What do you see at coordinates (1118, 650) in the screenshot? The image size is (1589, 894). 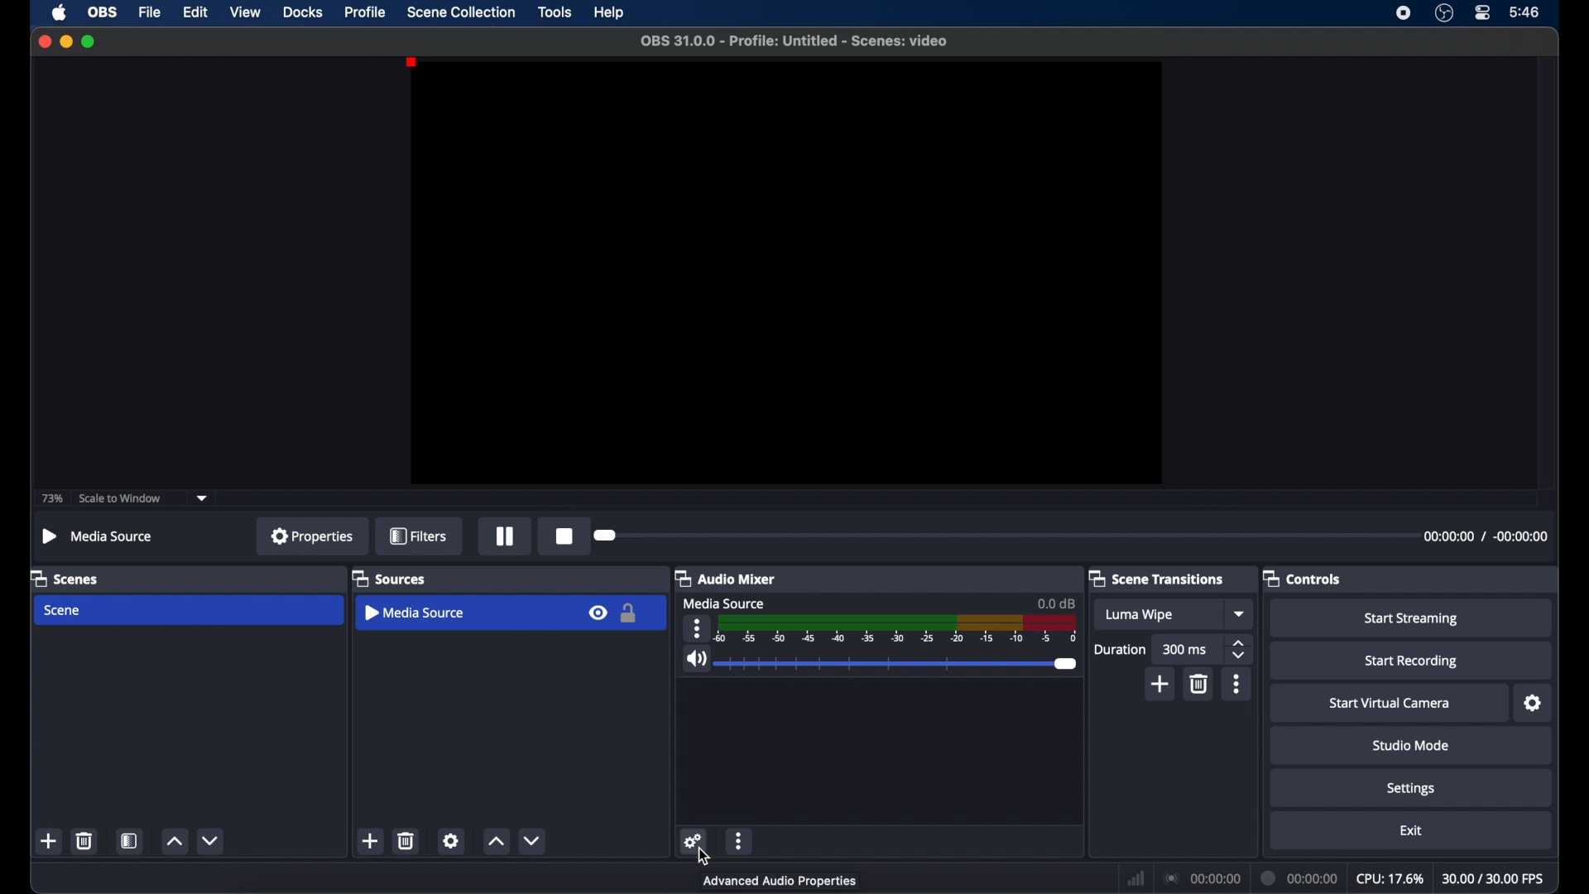 I see `duration` at bounding box center [1118, 650].